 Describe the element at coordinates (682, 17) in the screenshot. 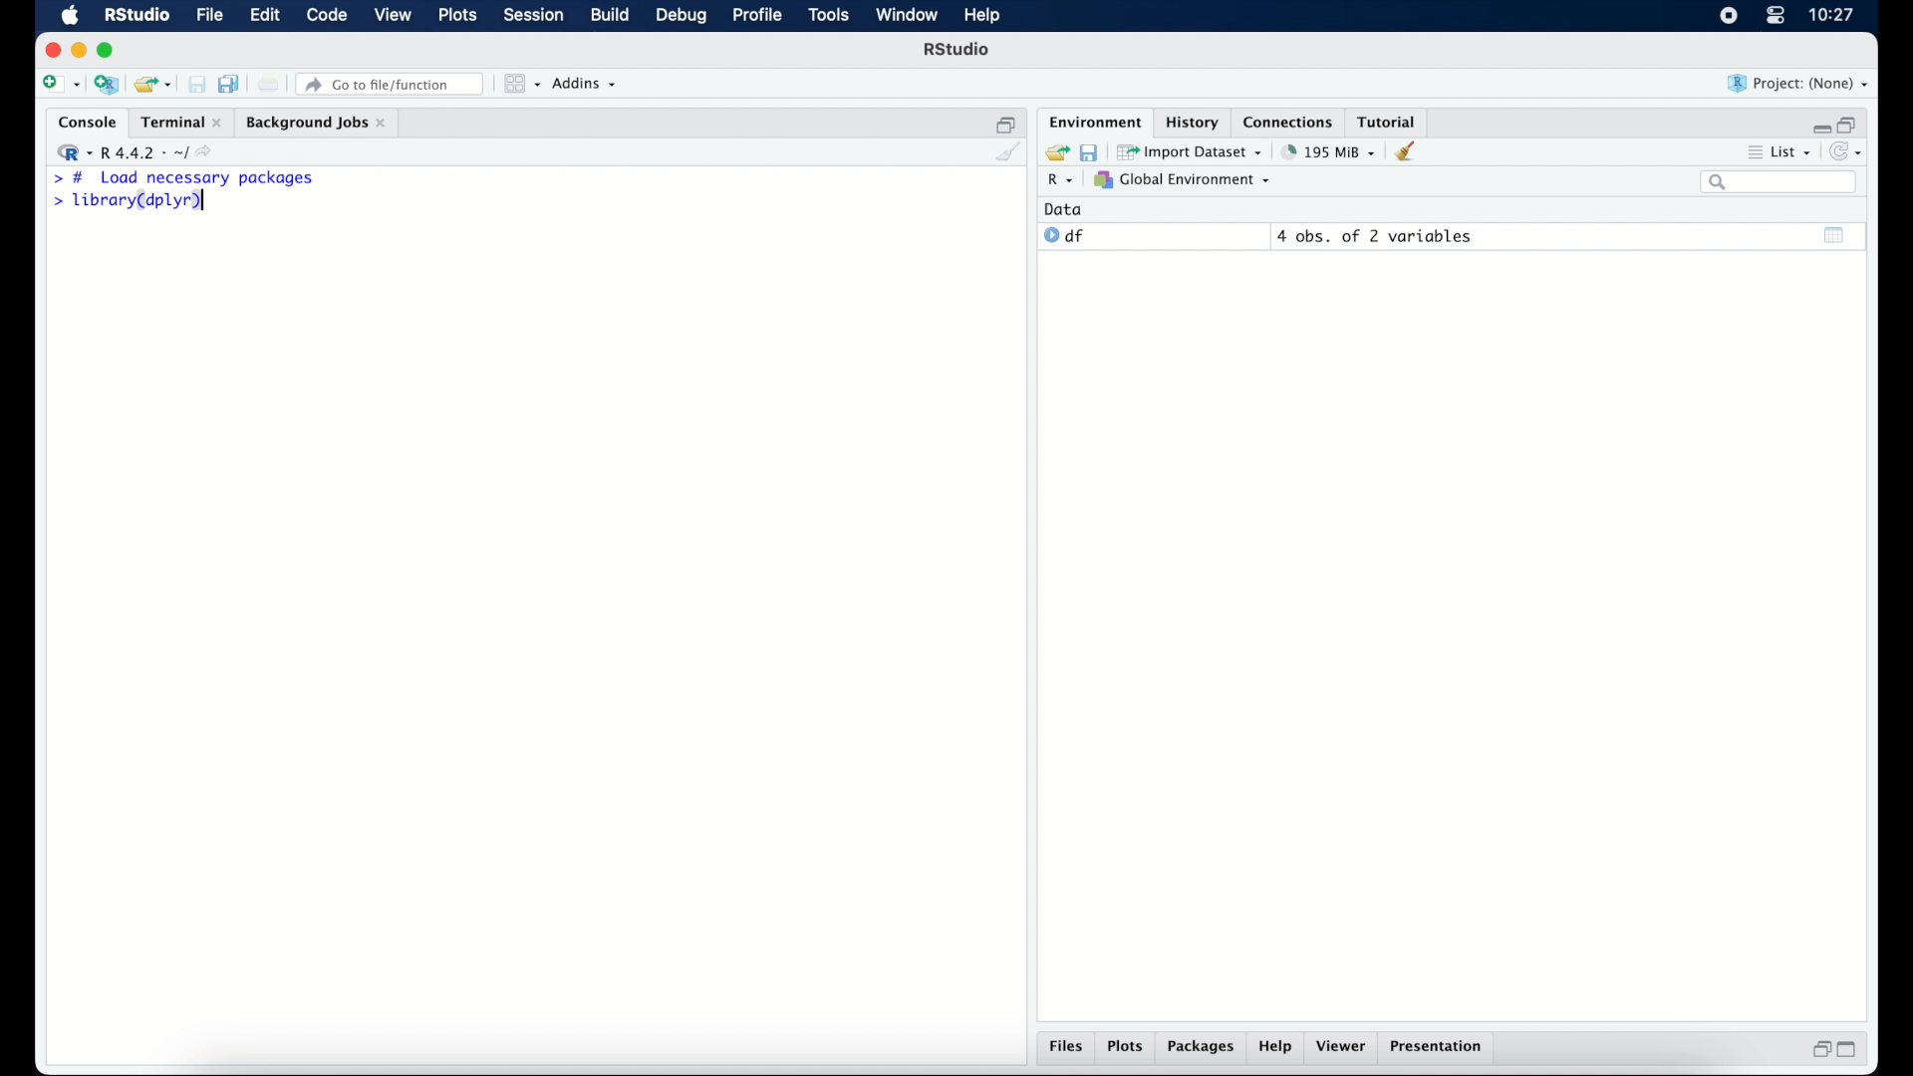

I see `debug` at that location.